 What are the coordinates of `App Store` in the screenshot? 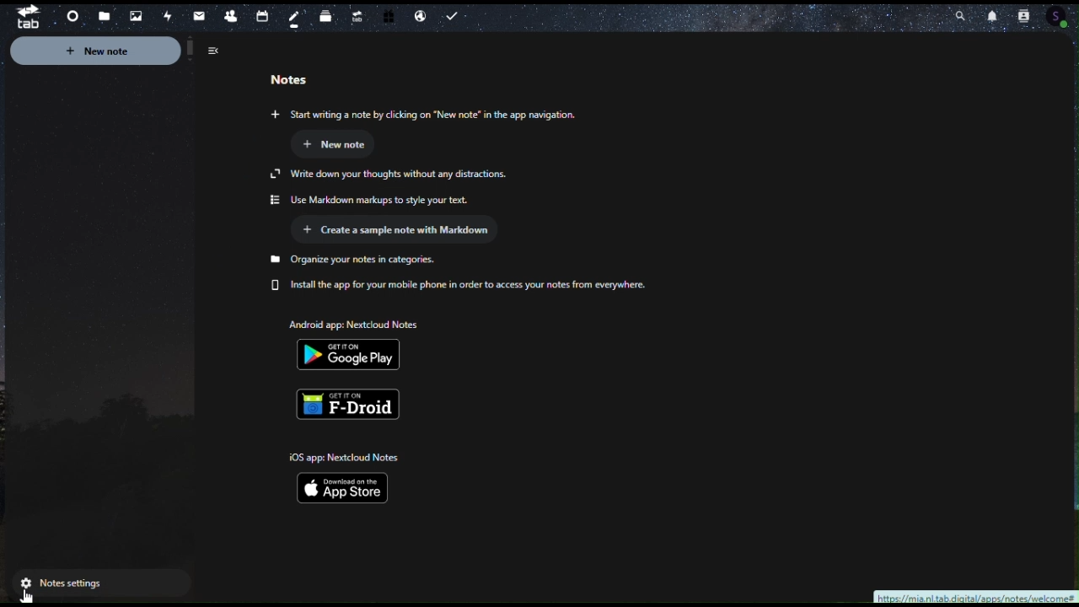 It's located at (352, 476).